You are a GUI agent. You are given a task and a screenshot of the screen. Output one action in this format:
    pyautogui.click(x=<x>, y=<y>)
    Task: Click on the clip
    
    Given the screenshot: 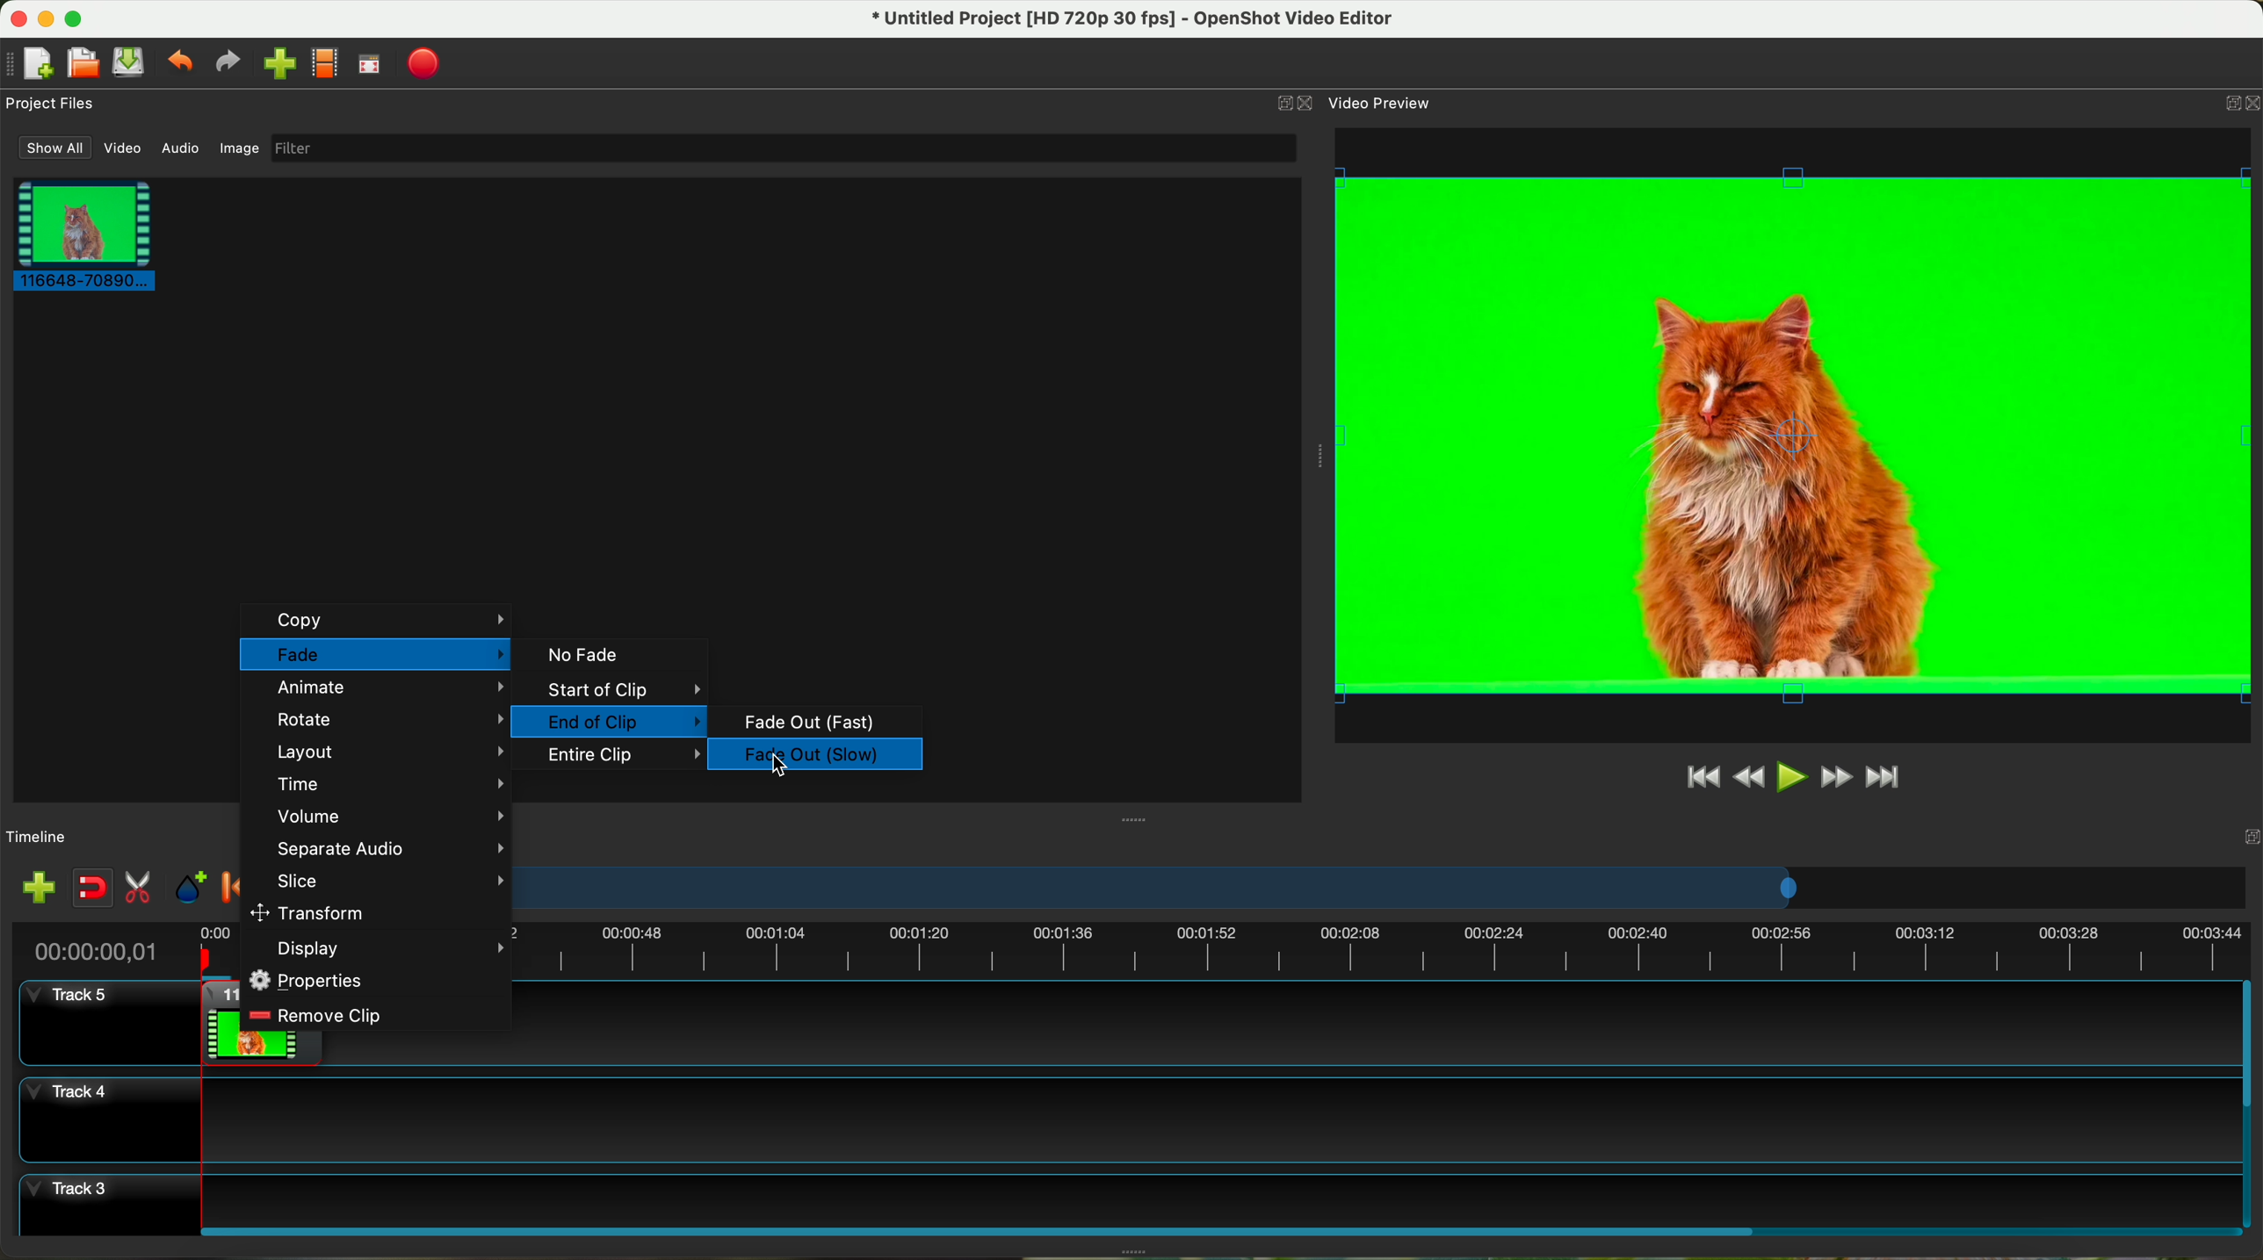 What is the action you would take?
    pyautogui.click(x=79, y=234)
    